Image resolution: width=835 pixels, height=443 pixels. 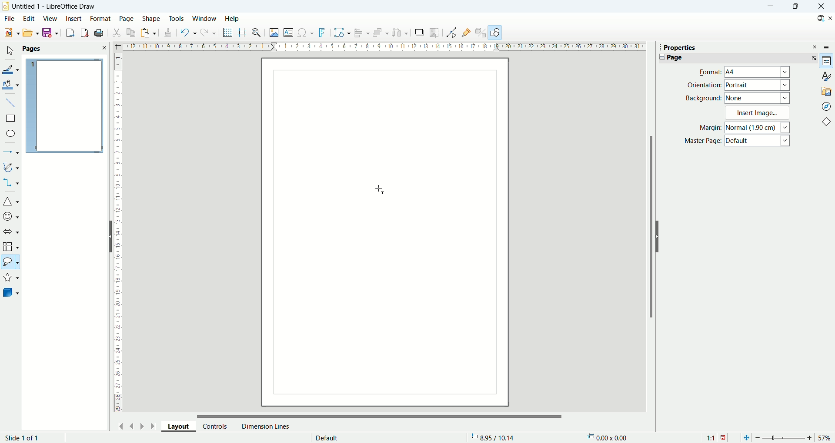 I want to click on Background, so click(x=704, y=98).